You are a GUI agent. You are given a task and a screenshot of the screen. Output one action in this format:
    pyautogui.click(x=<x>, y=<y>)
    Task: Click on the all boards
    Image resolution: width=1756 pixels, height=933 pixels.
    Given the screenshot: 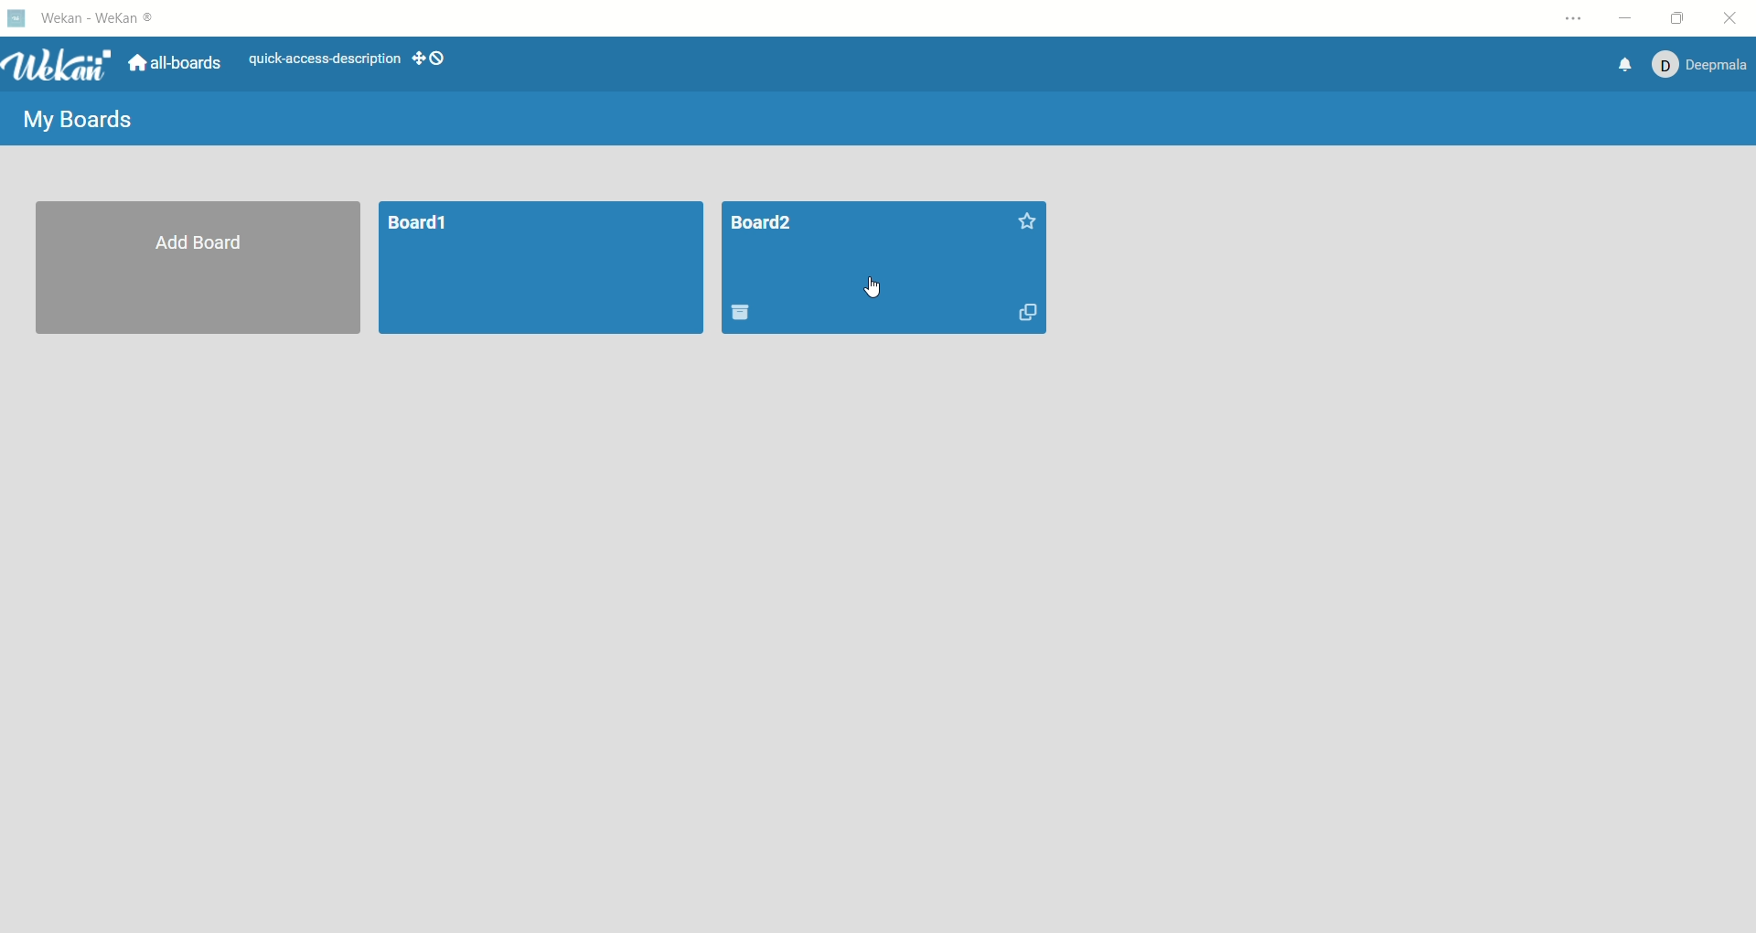 What is the action you would take?
    pyautogui.click(x=179, y=64)
    